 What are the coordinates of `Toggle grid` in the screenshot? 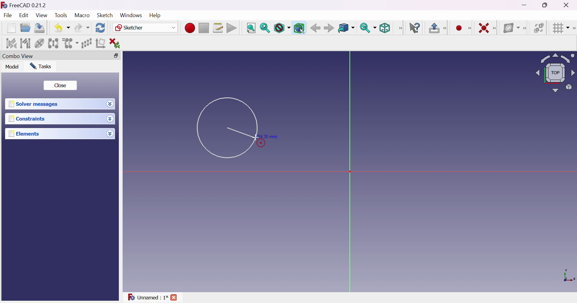 It's located at (560, 28).